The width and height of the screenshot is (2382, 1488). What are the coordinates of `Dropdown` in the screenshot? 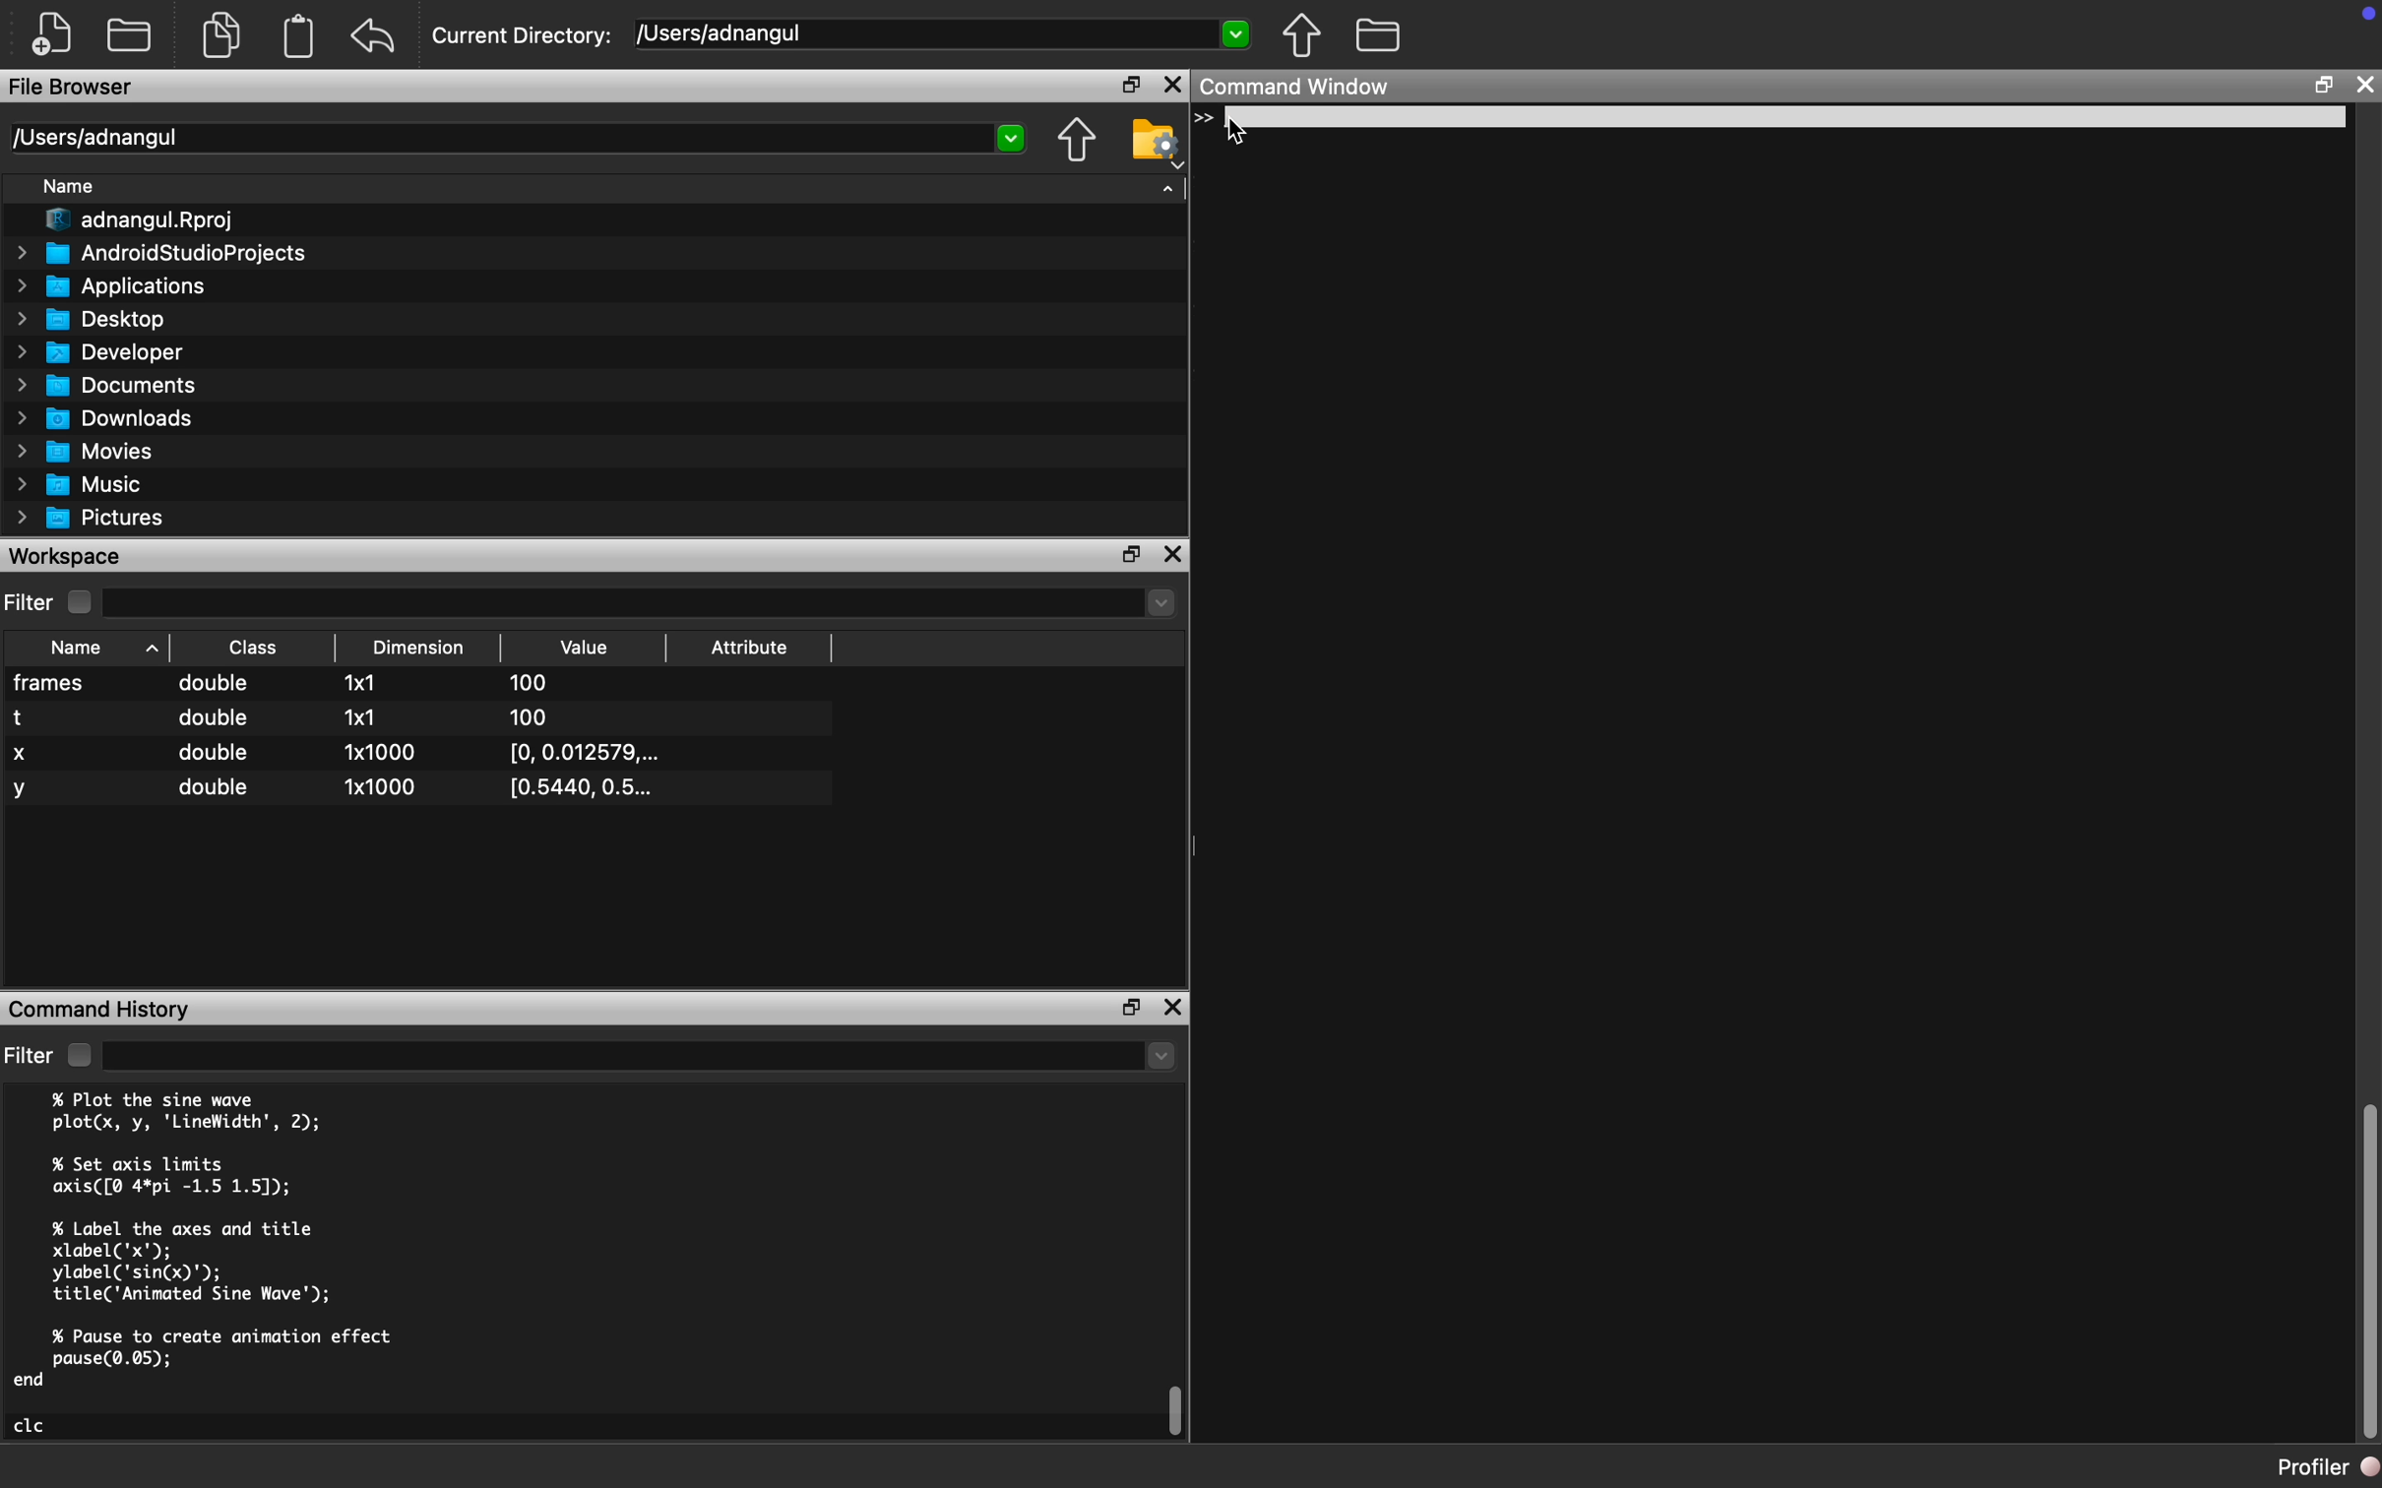 It's located at (642, 601).